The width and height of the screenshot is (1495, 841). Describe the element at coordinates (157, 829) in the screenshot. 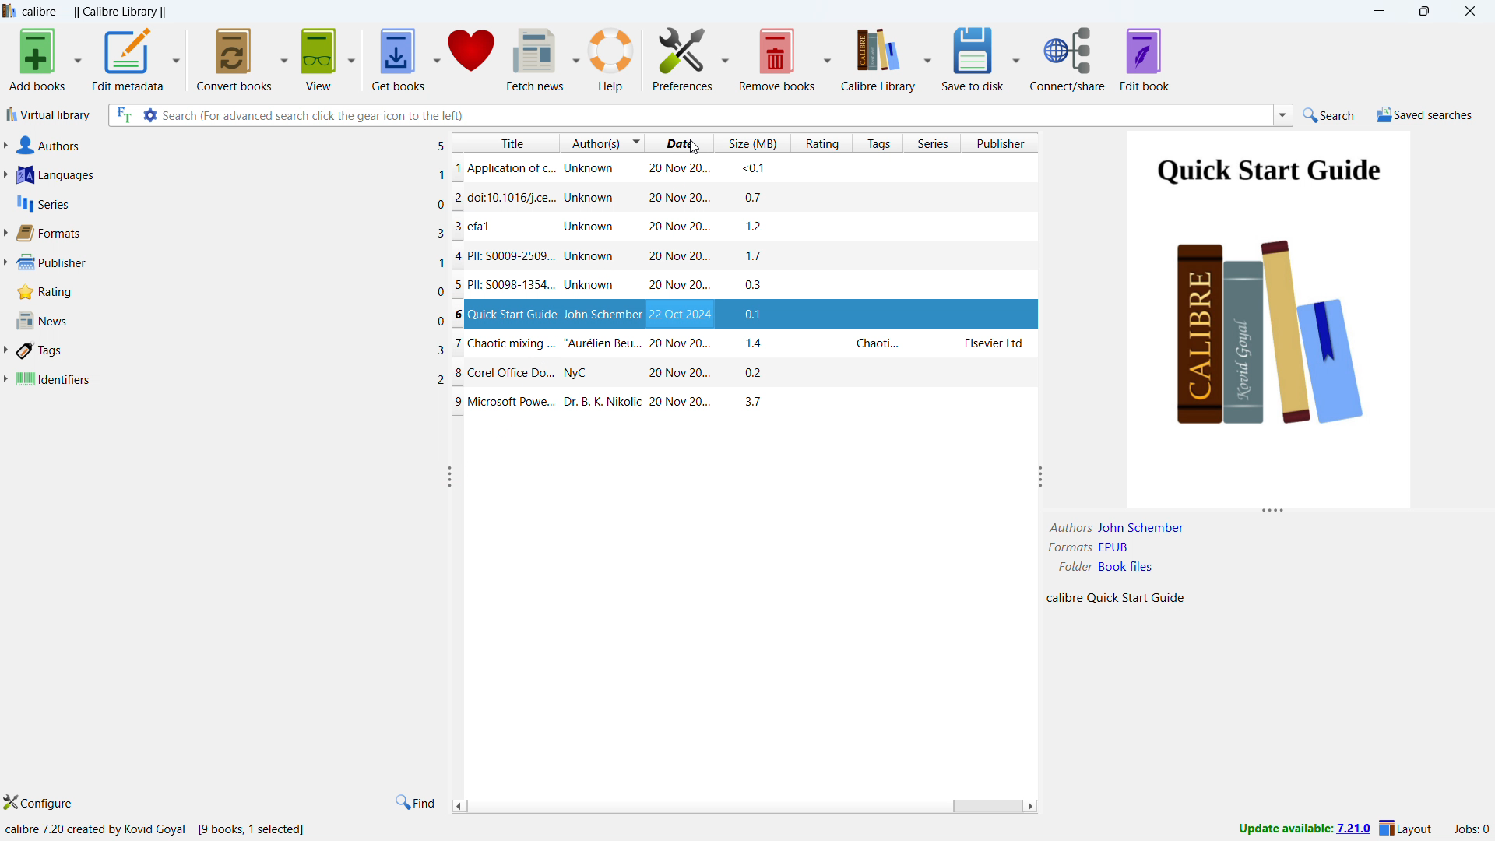

I see `calibre 7.20 created by Kovid Goyal [9 books, 1 selected]` at that location.